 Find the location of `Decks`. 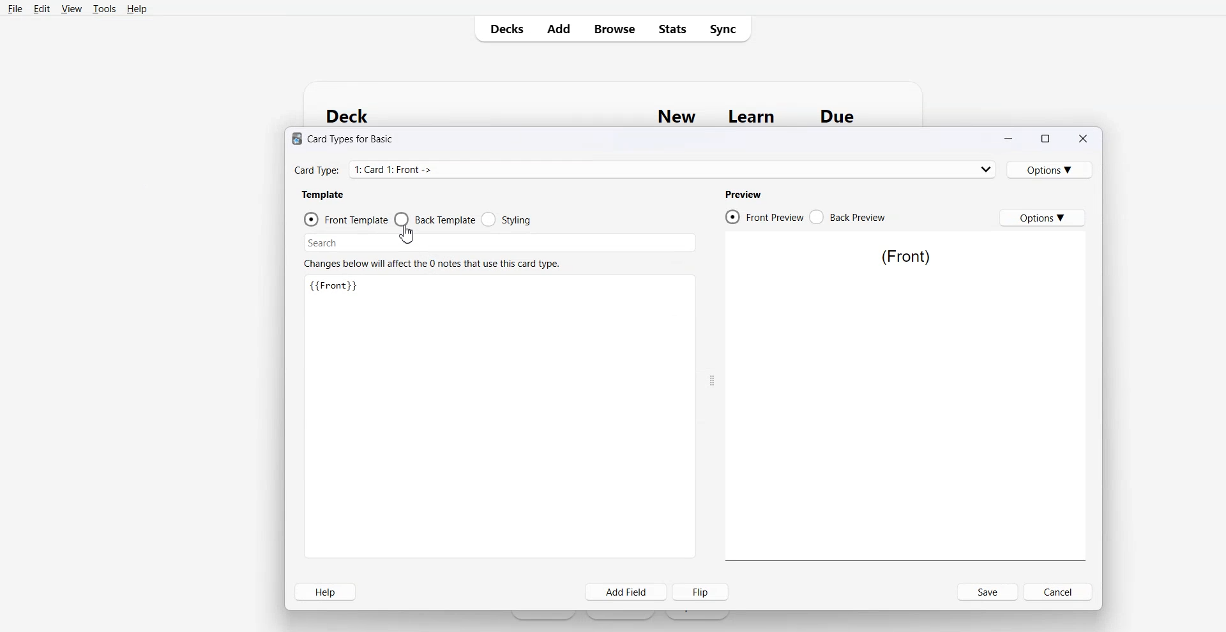

Decks is located at coordinates (503, 29).